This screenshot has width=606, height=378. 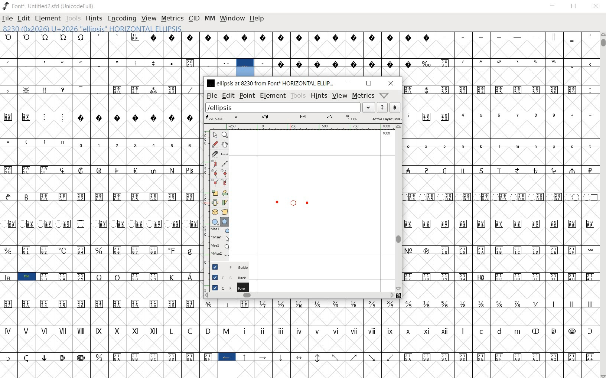 What do you see at coordinates (214, 183) in the screenshot?
I see `Add a corner point` at bounding box center [214, 183].